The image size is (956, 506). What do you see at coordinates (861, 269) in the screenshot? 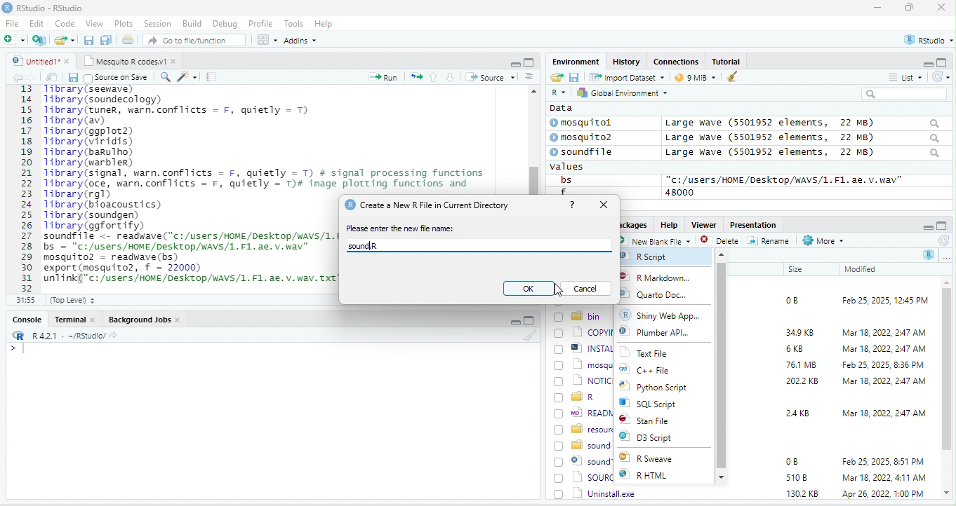
I see `Modified` at bounding box center [861, 269].